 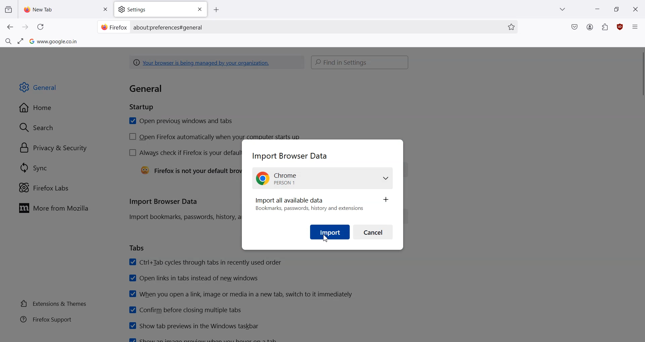 What do you see at coordinates (199, 9) in the screenshot?
I see `Close` at bounding box center [199, 9].